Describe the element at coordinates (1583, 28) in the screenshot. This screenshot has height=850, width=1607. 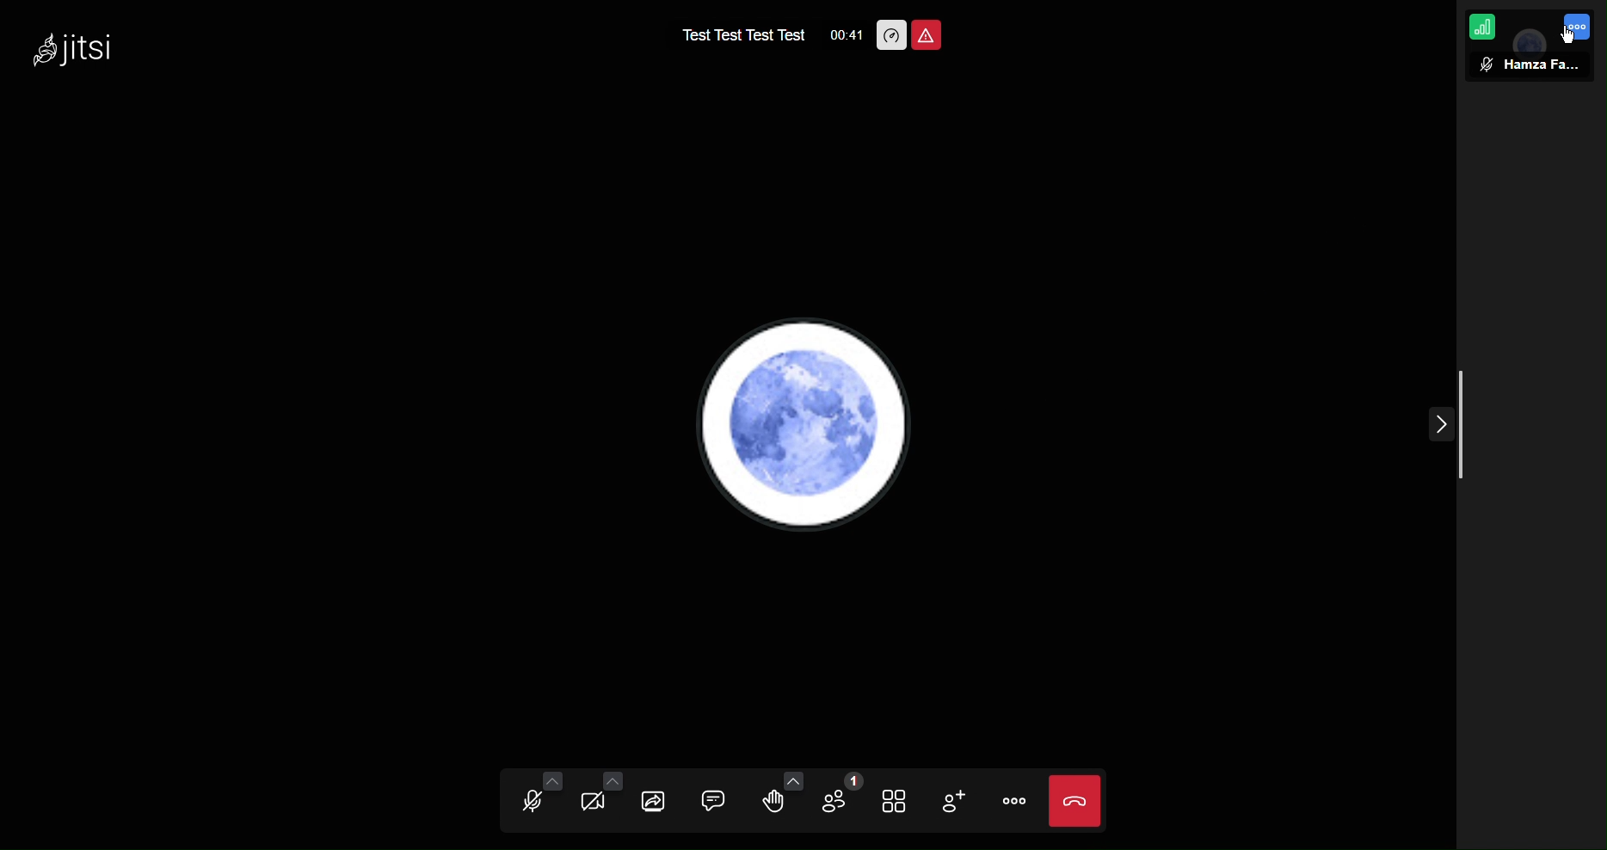
I see `More Options` at that location.